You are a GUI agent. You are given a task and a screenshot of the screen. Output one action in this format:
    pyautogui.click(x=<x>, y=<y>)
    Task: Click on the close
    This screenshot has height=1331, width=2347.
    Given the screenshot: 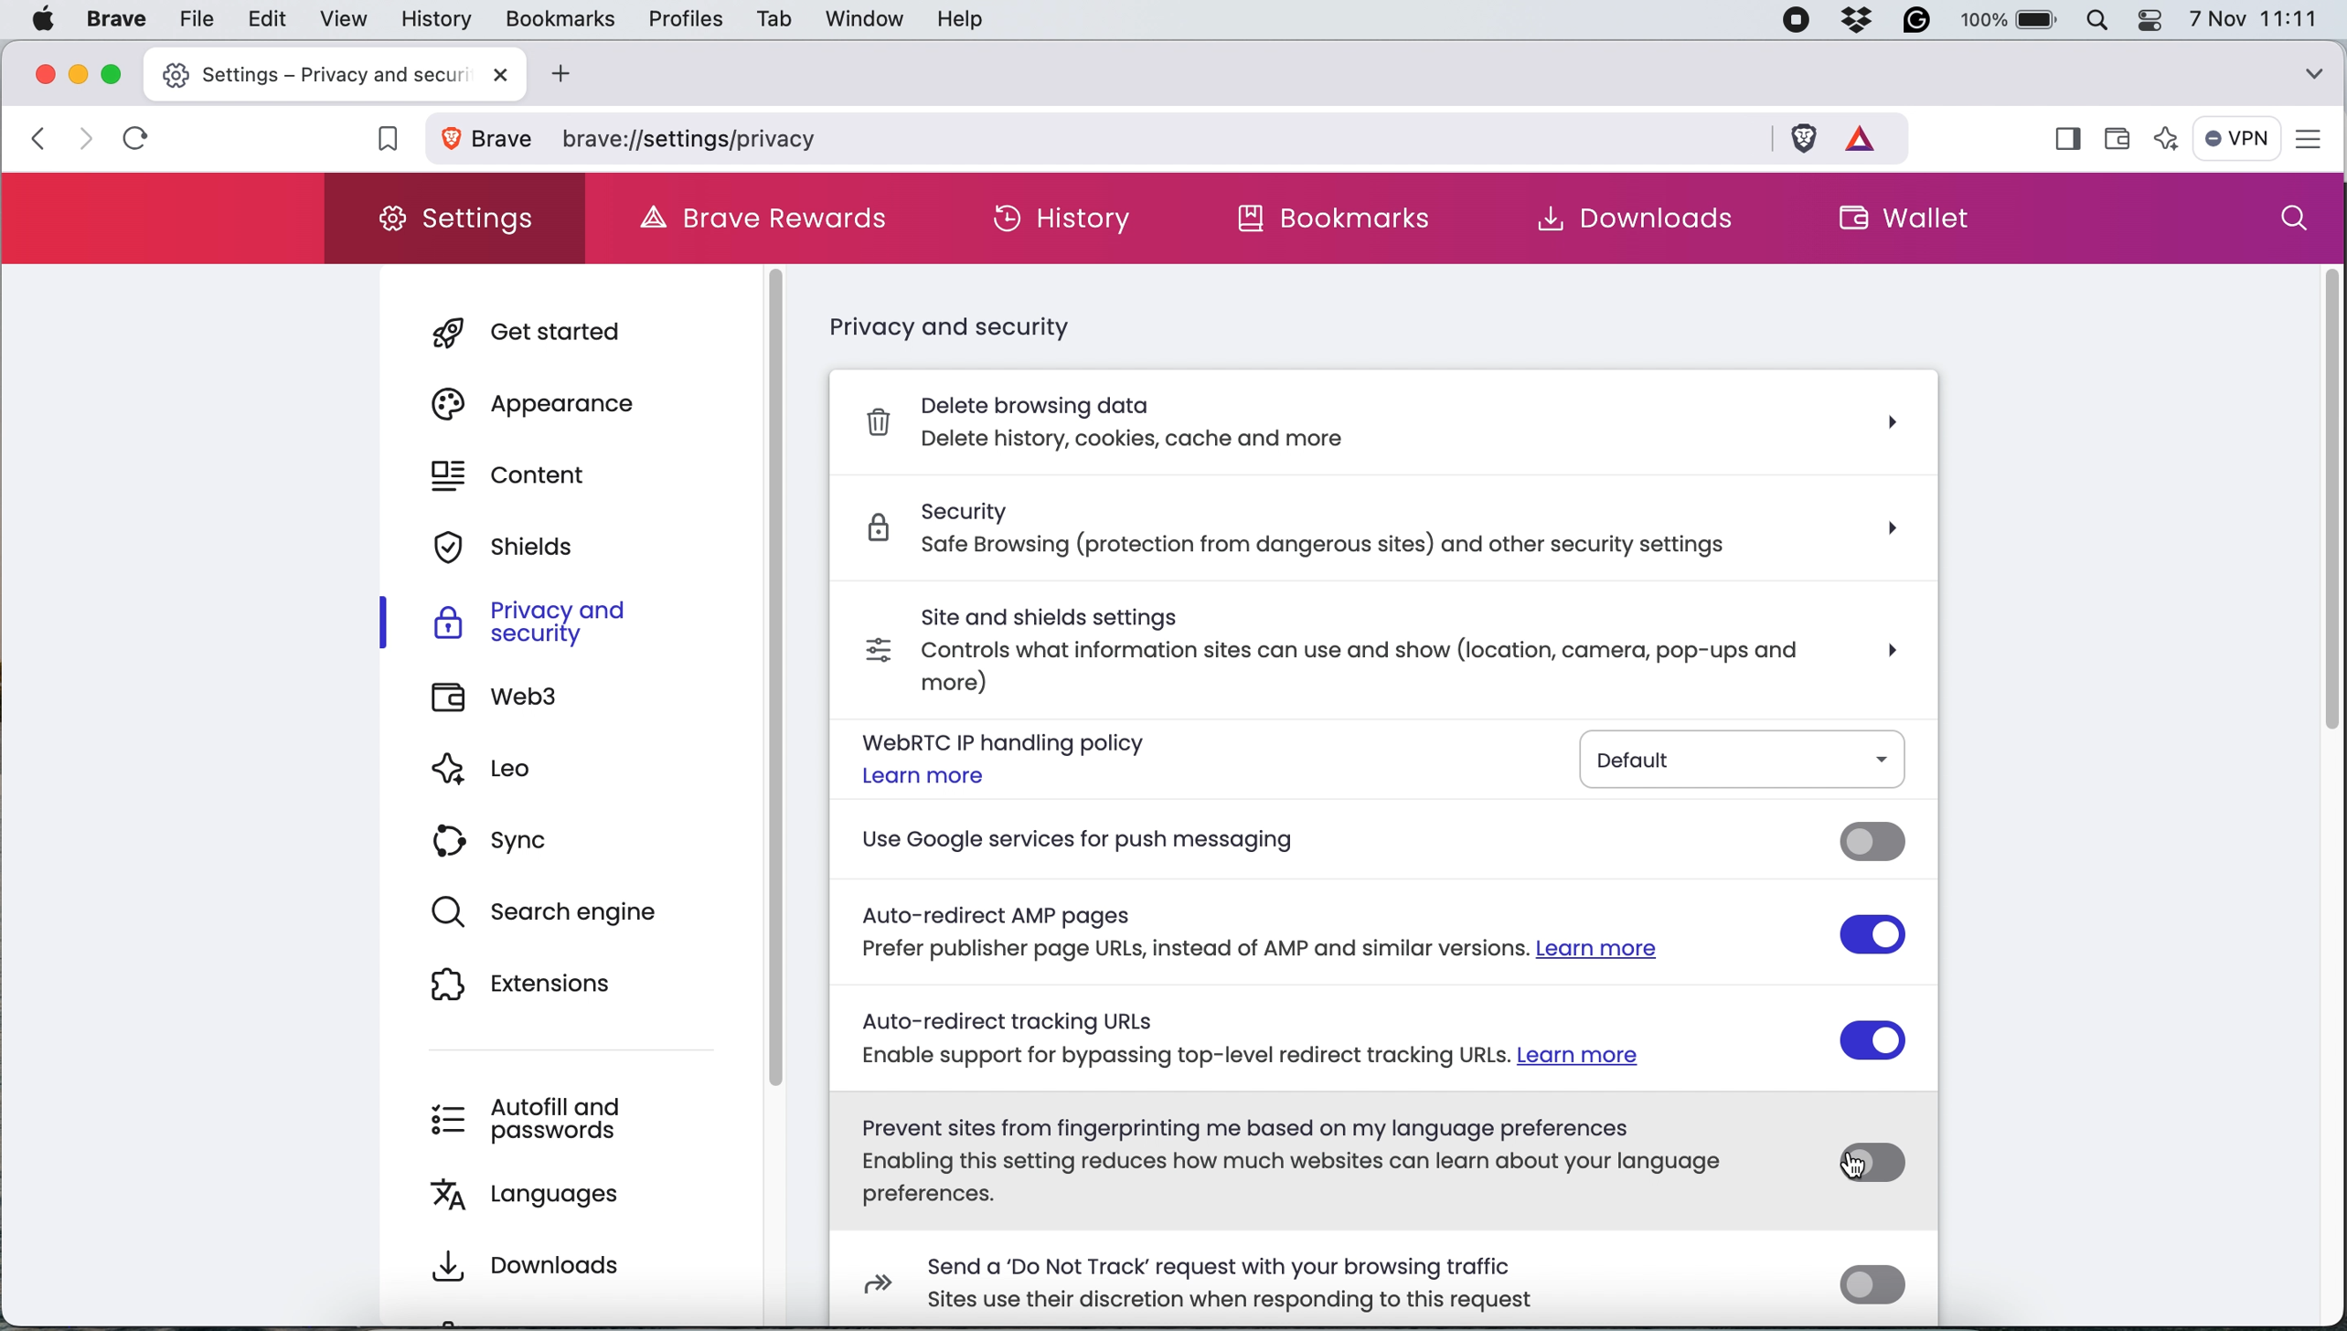 What is the action you would take?
    pyautogui.click(x=493, y=75)
    